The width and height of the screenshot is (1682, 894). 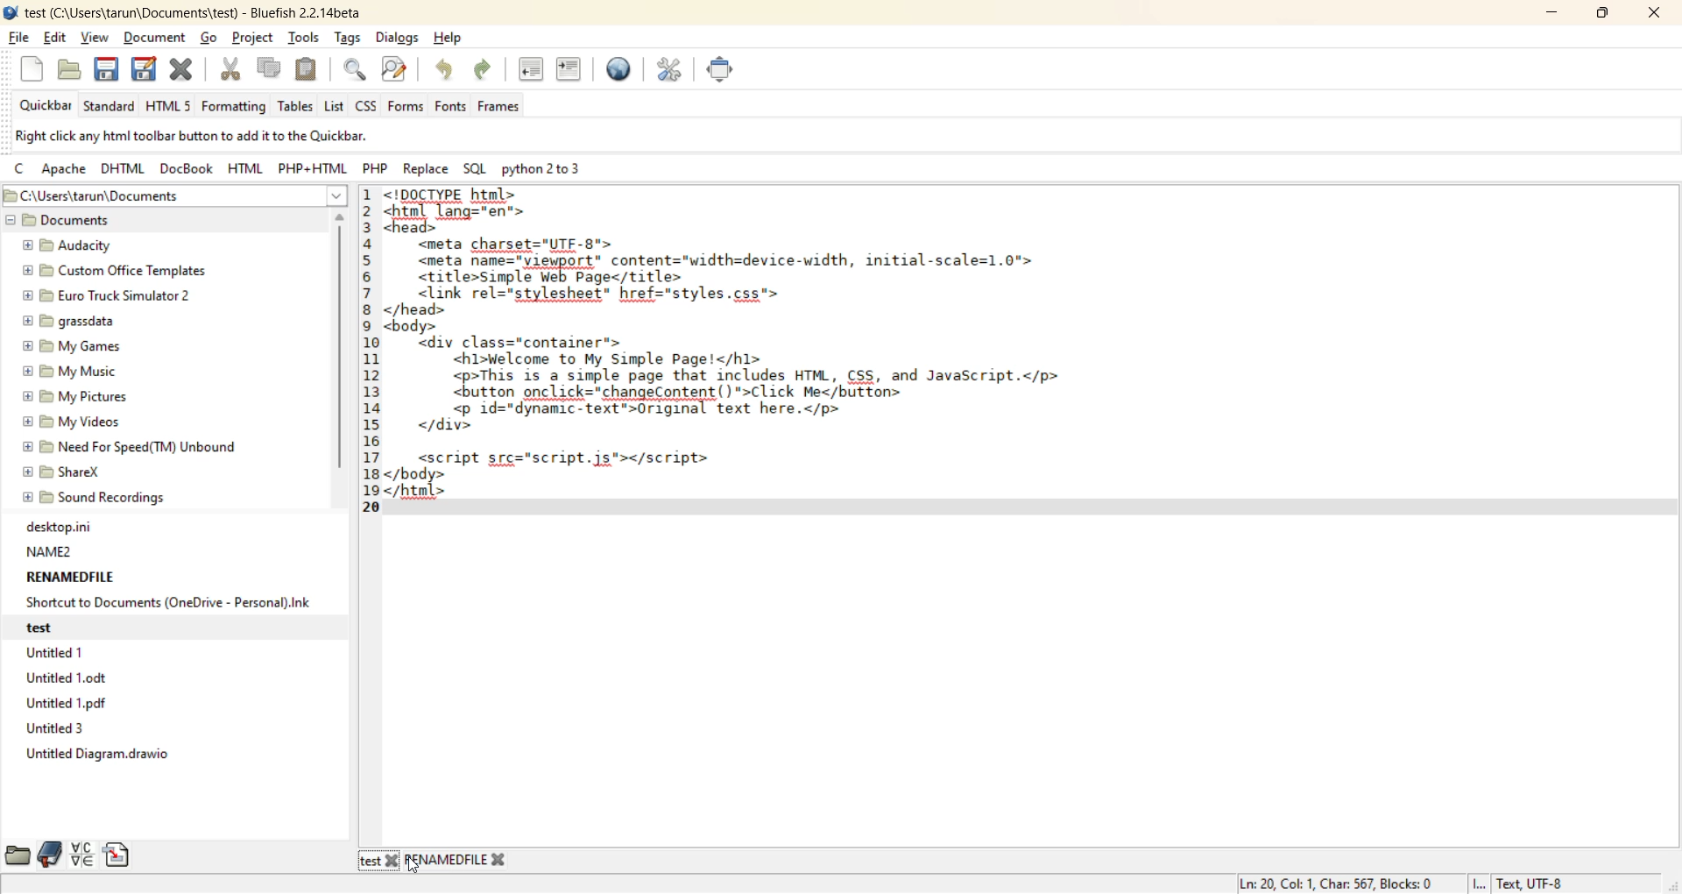 I want to click on php html, so click(x=314, y=169).